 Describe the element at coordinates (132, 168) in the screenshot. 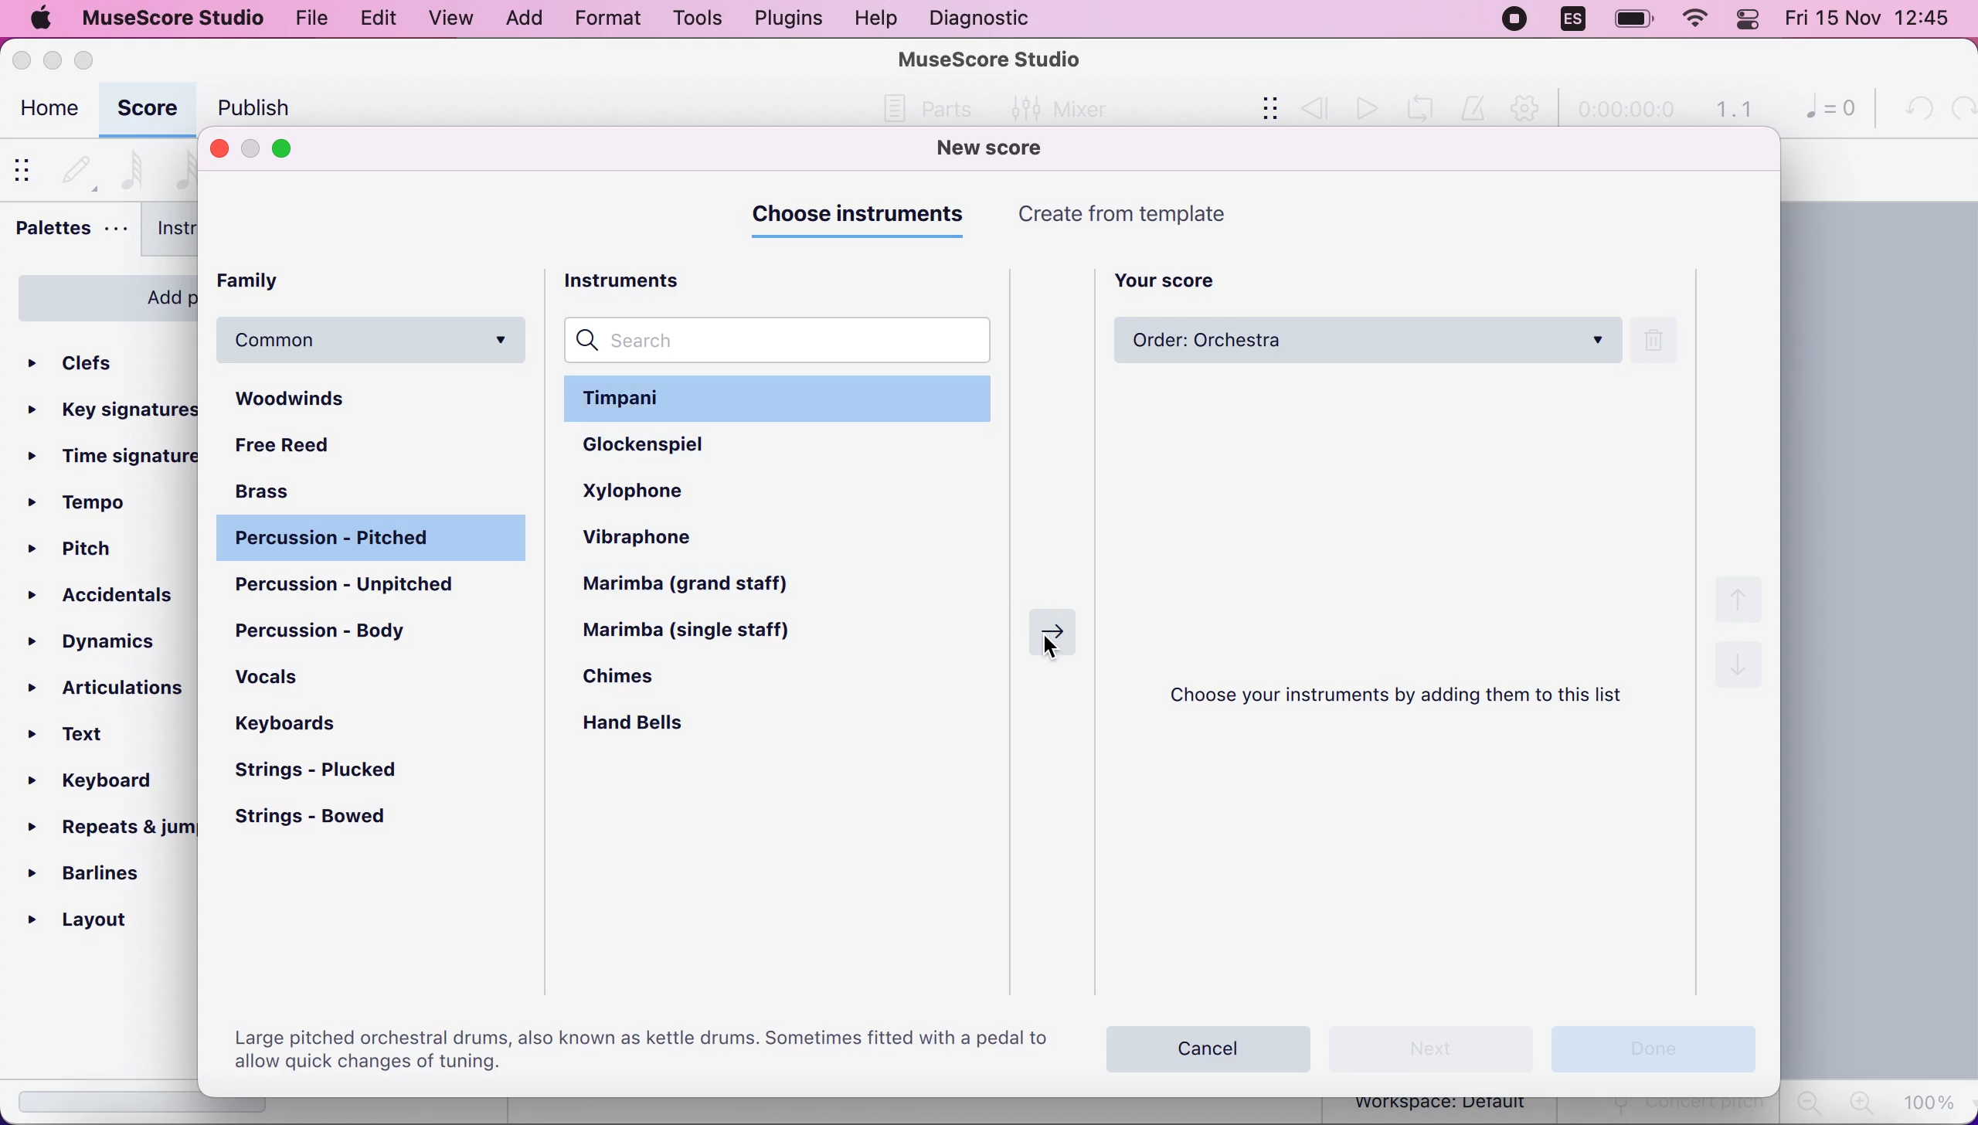

I see `64th note` at that location.